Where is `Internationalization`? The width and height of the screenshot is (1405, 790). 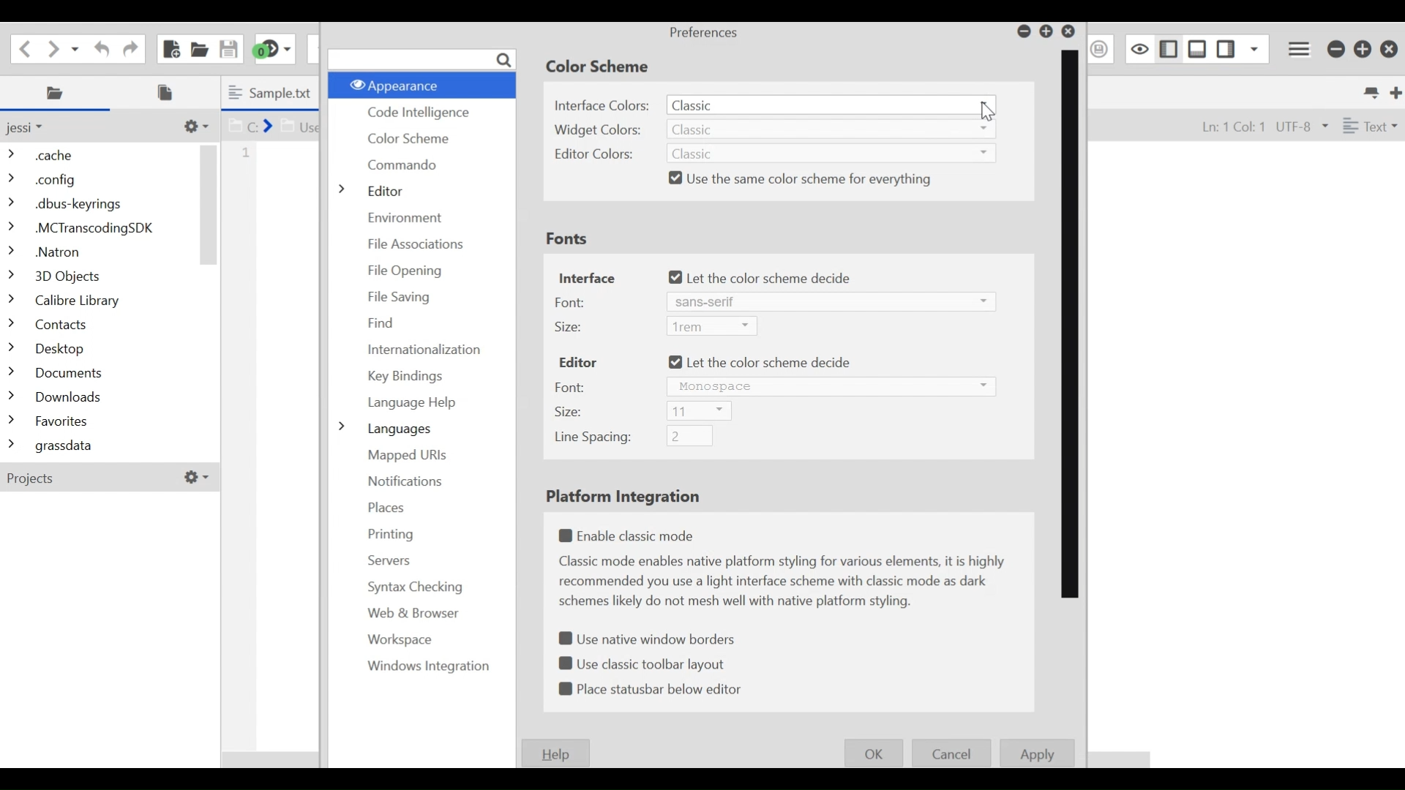
Internationalization is located at coordinates (427, 350).